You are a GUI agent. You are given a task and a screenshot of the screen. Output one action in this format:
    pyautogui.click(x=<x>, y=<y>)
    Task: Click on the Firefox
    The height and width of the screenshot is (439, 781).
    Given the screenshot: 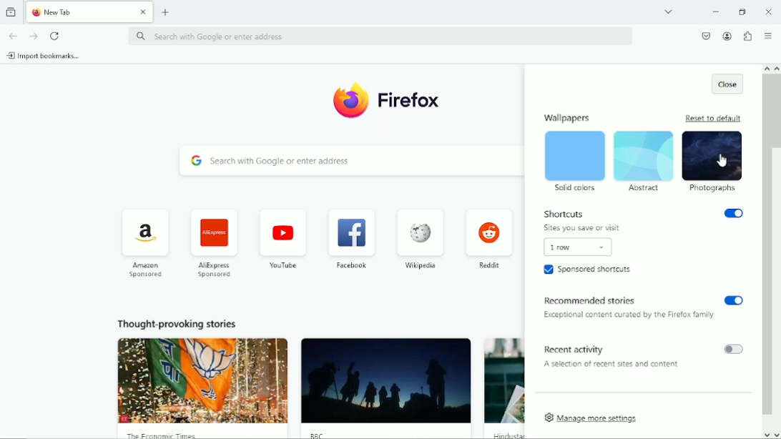 What is the action you would take?
    pyautogui.click(x=410, y=101)
    